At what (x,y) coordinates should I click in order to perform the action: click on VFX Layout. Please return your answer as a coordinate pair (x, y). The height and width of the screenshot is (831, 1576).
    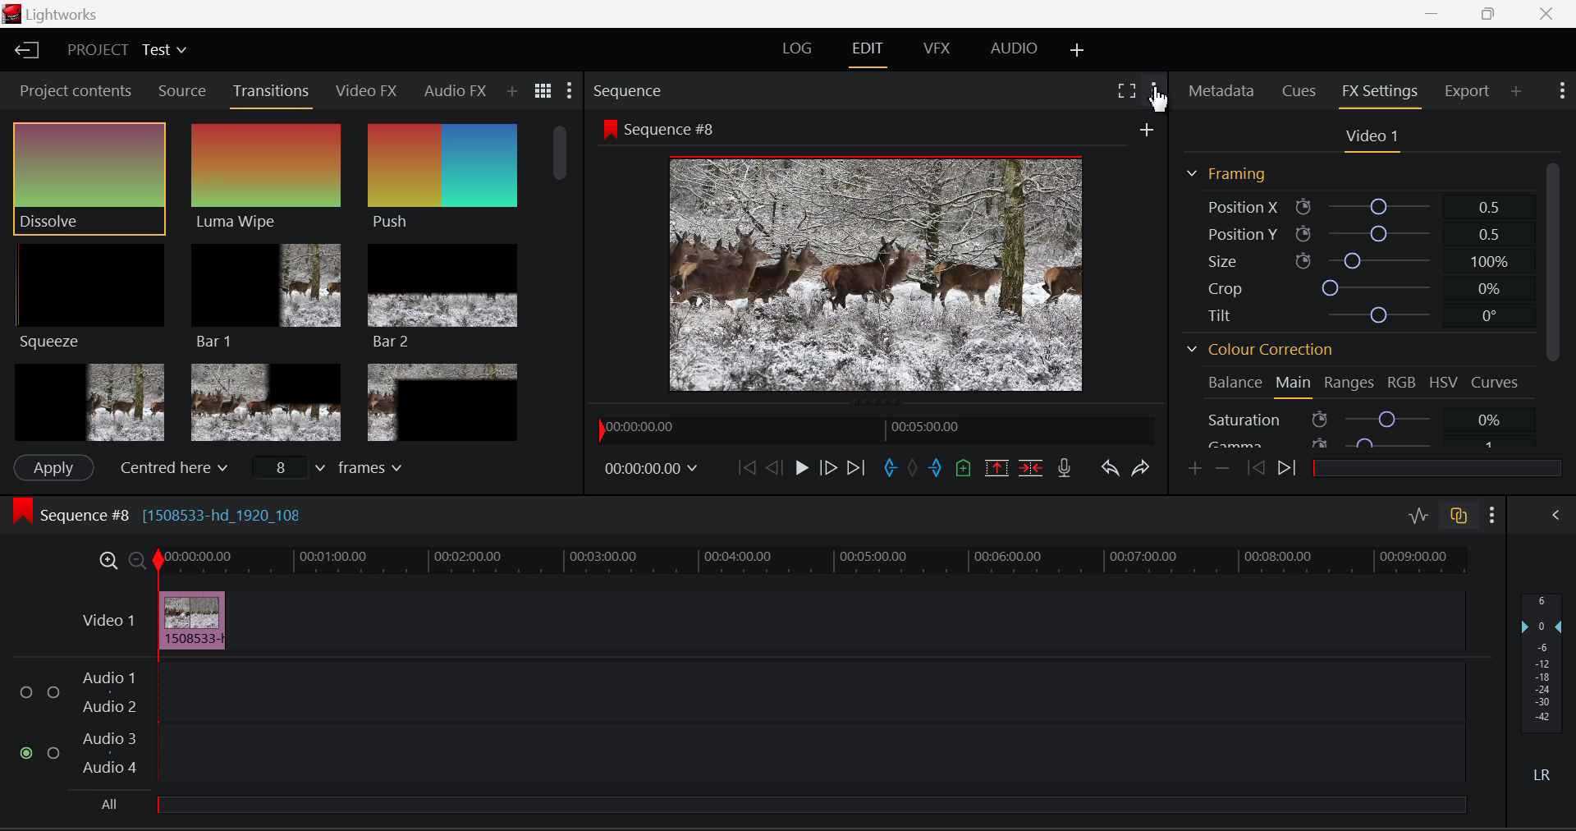
    Looking at the image, I should click on (934, 52).